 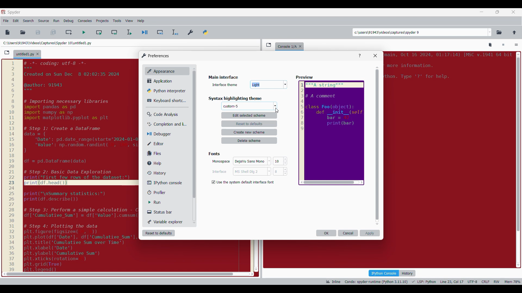 What do you see at coordinates (194, 136) in the screenshot?
I see `` at bounding box center [194, 136].